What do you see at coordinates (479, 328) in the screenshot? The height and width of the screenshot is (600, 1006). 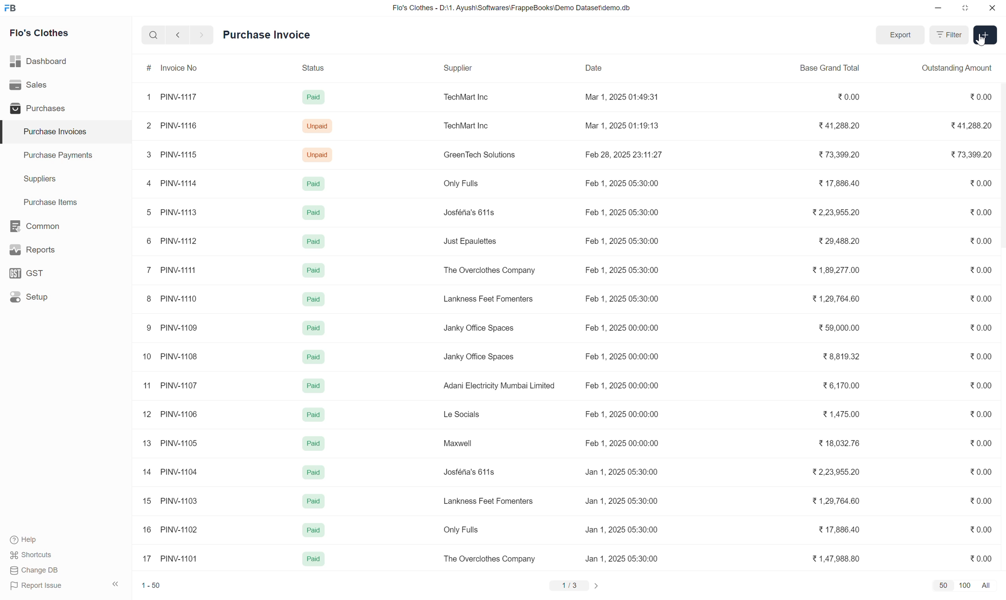 I see `Janky Office Spaces` at bounding box center [479, 328].